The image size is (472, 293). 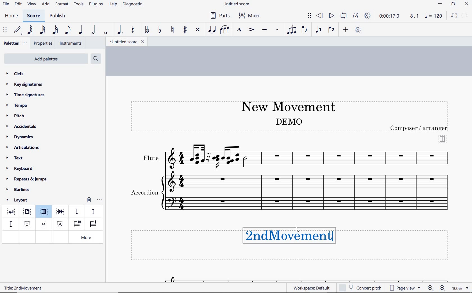 I want to click on playback time, so click(x=389, y=16).